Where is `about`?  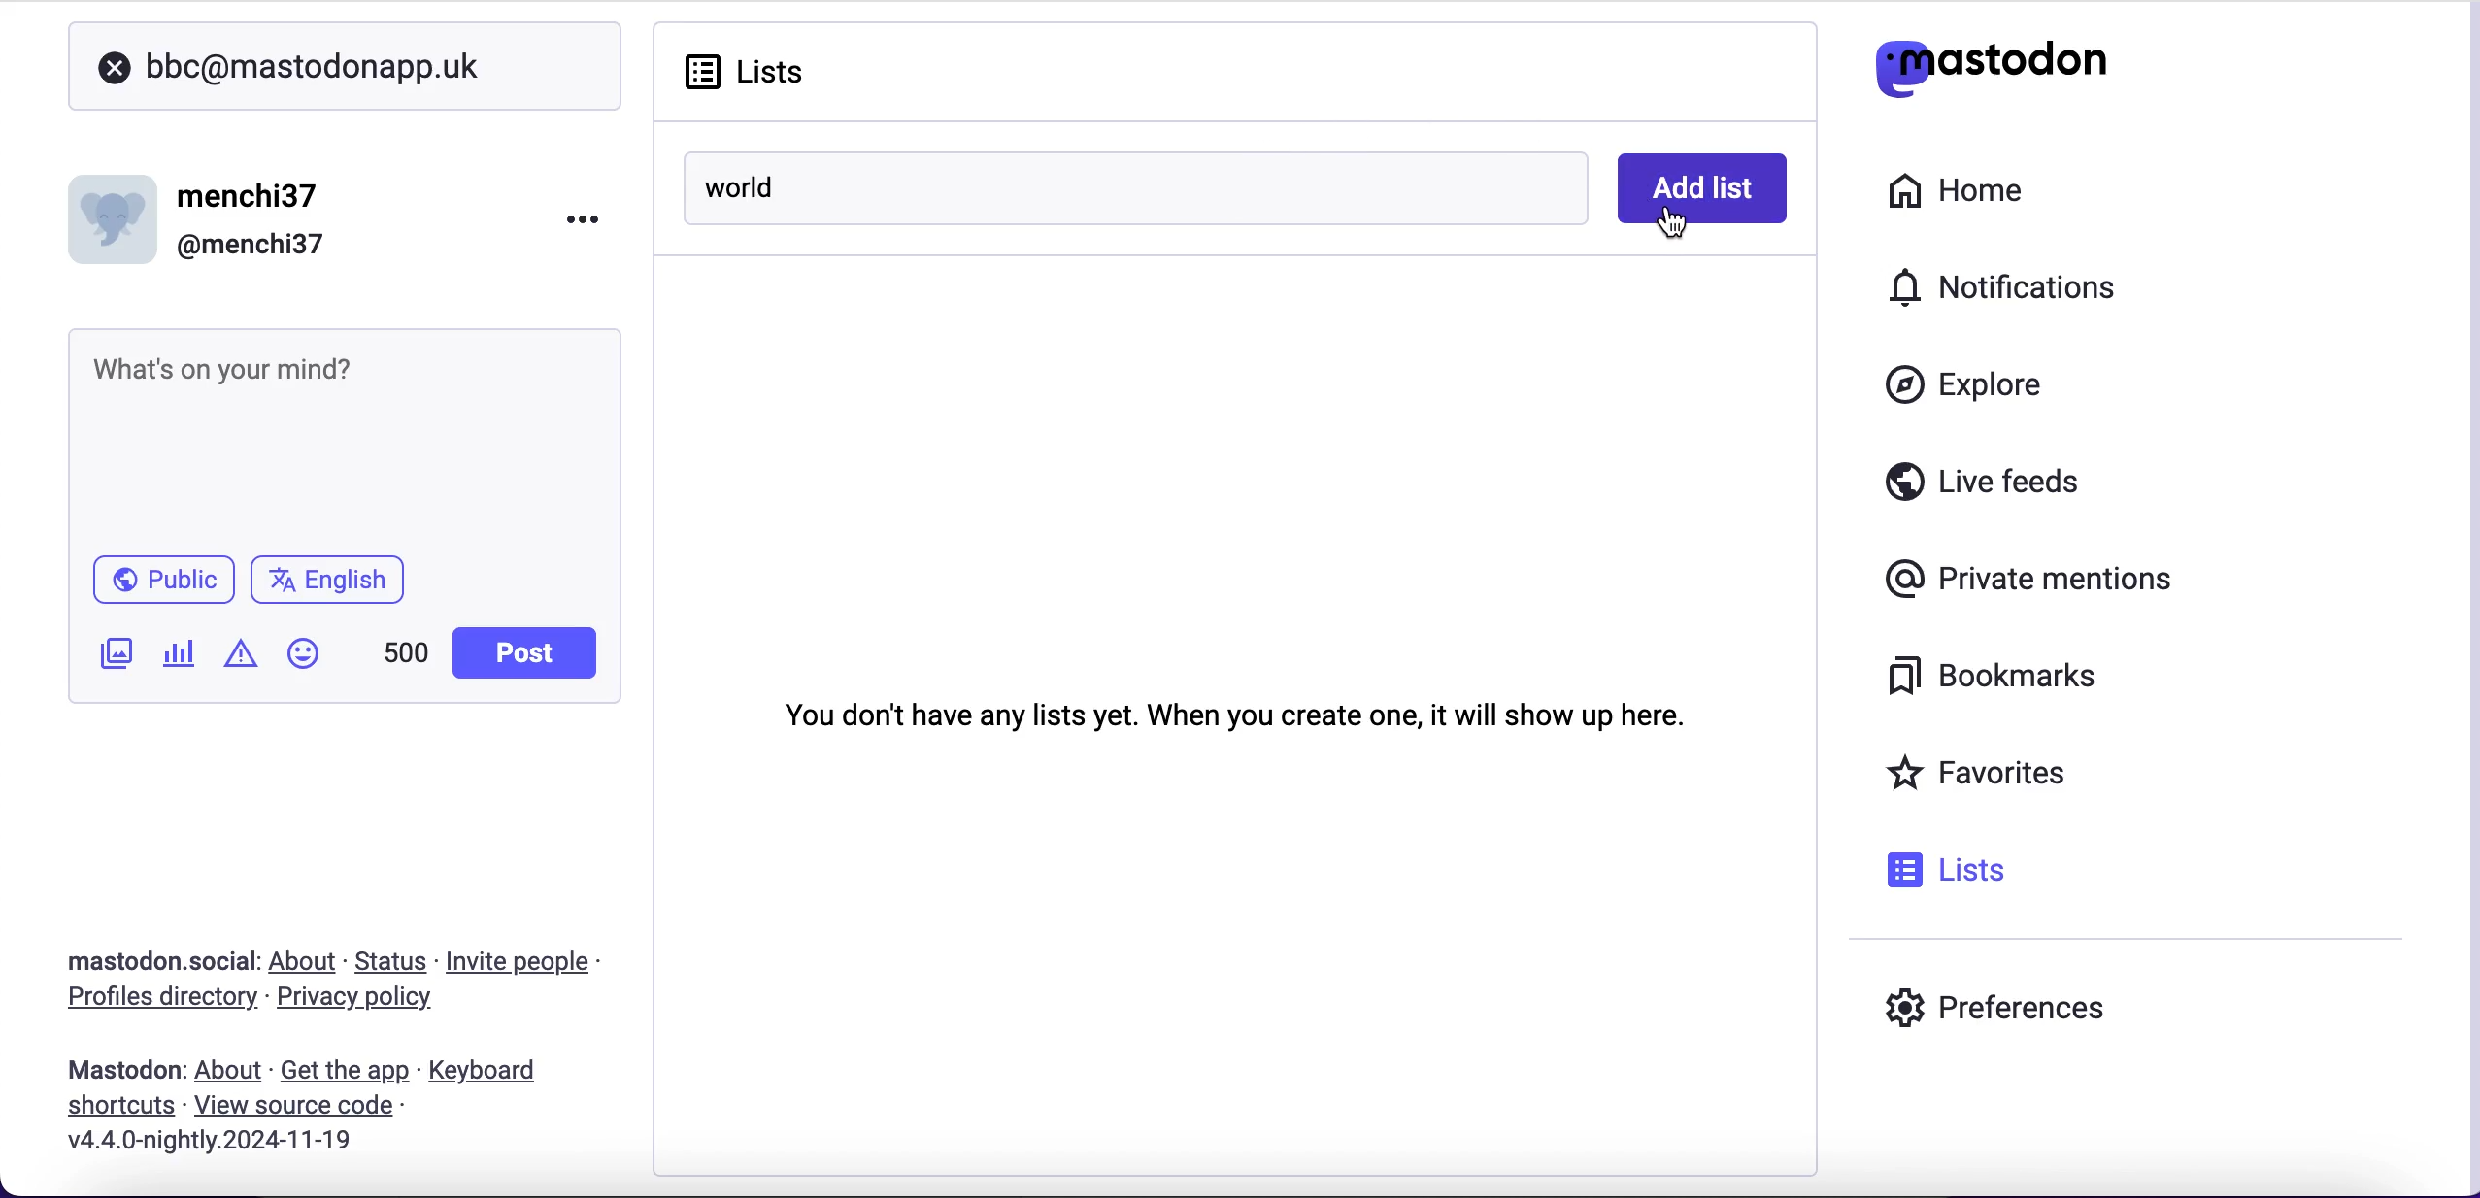
about is located at coordinates (307, 961).